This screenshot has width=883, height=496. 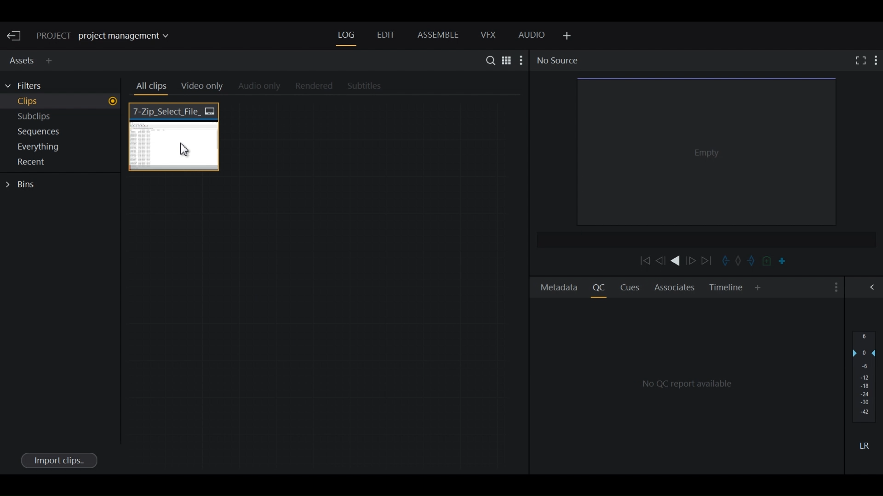 I want to click on Audio Only, so click(x=262, y=87).